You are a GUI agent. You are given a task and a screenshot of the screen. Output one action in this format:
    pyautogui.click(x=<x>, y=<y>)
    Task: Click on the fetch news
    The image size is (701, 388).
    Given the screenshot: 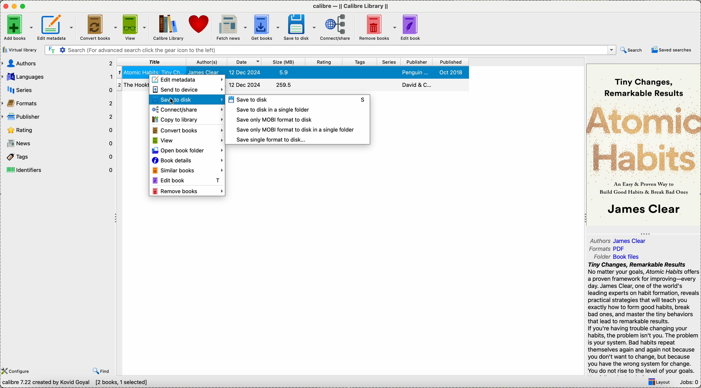 What is the action you would take?
    pyautogui.click(x=231, y=28)
    